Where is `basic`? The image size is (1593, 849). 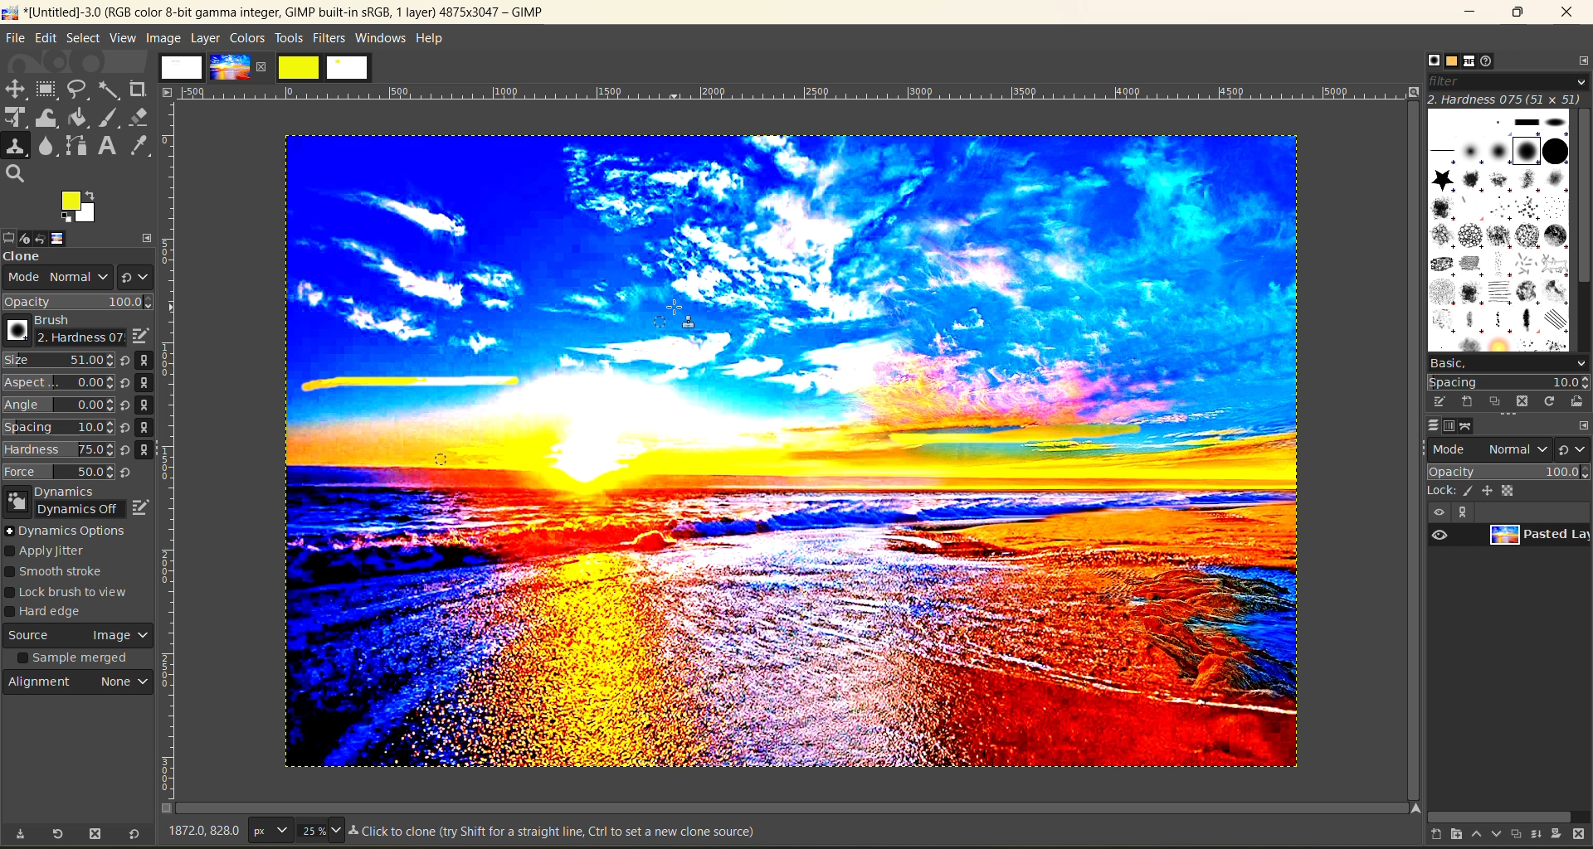
basic is located at coordinates (1507, 362).